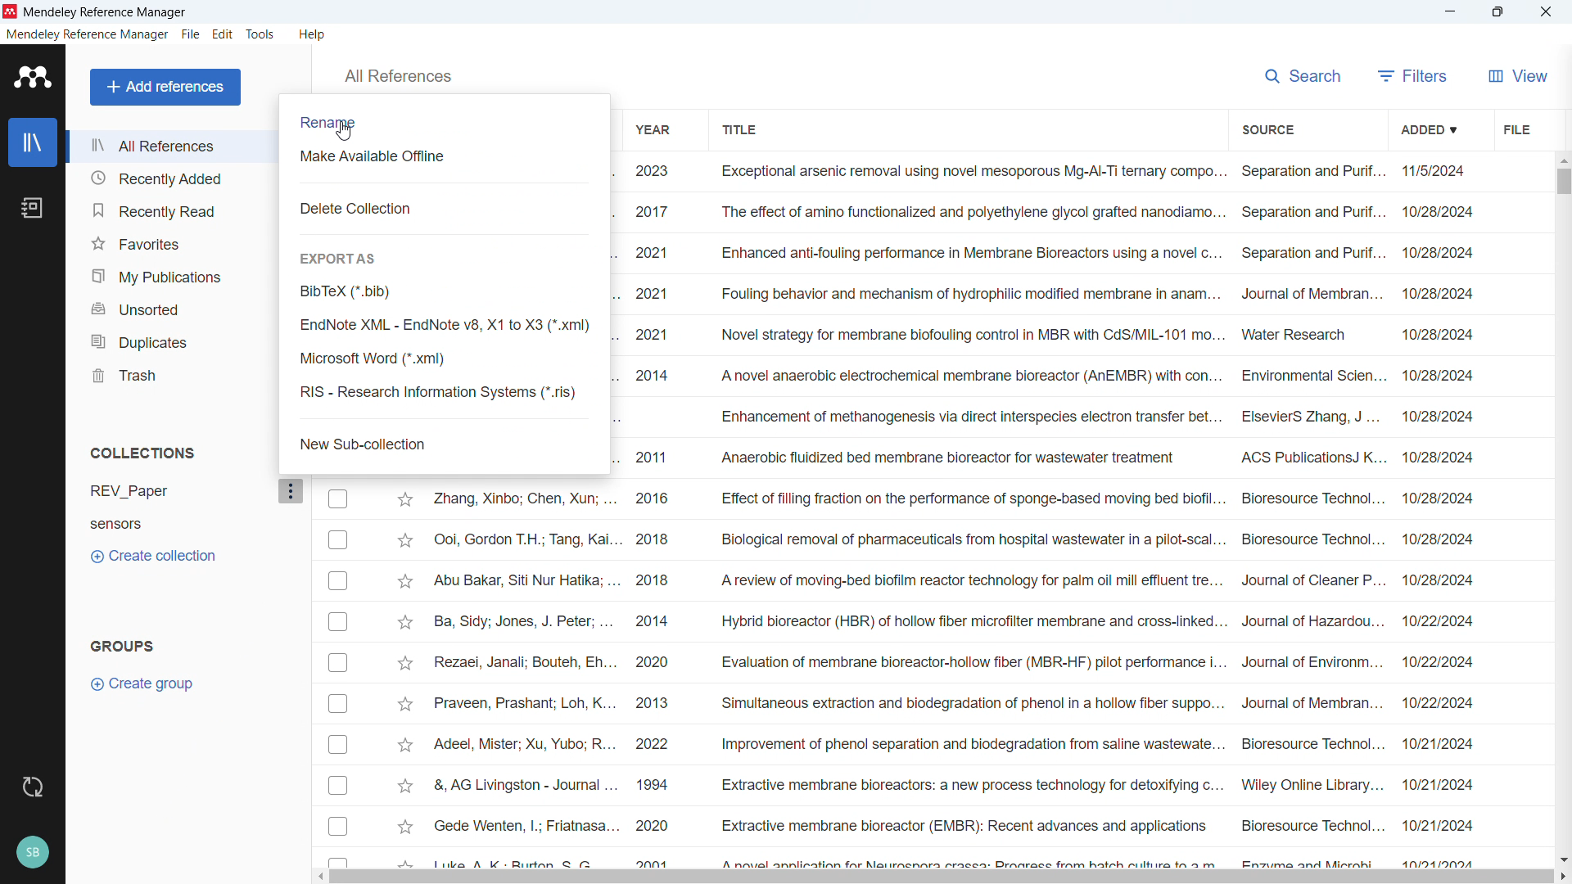  I want to click on Sync , so click(34, 788).